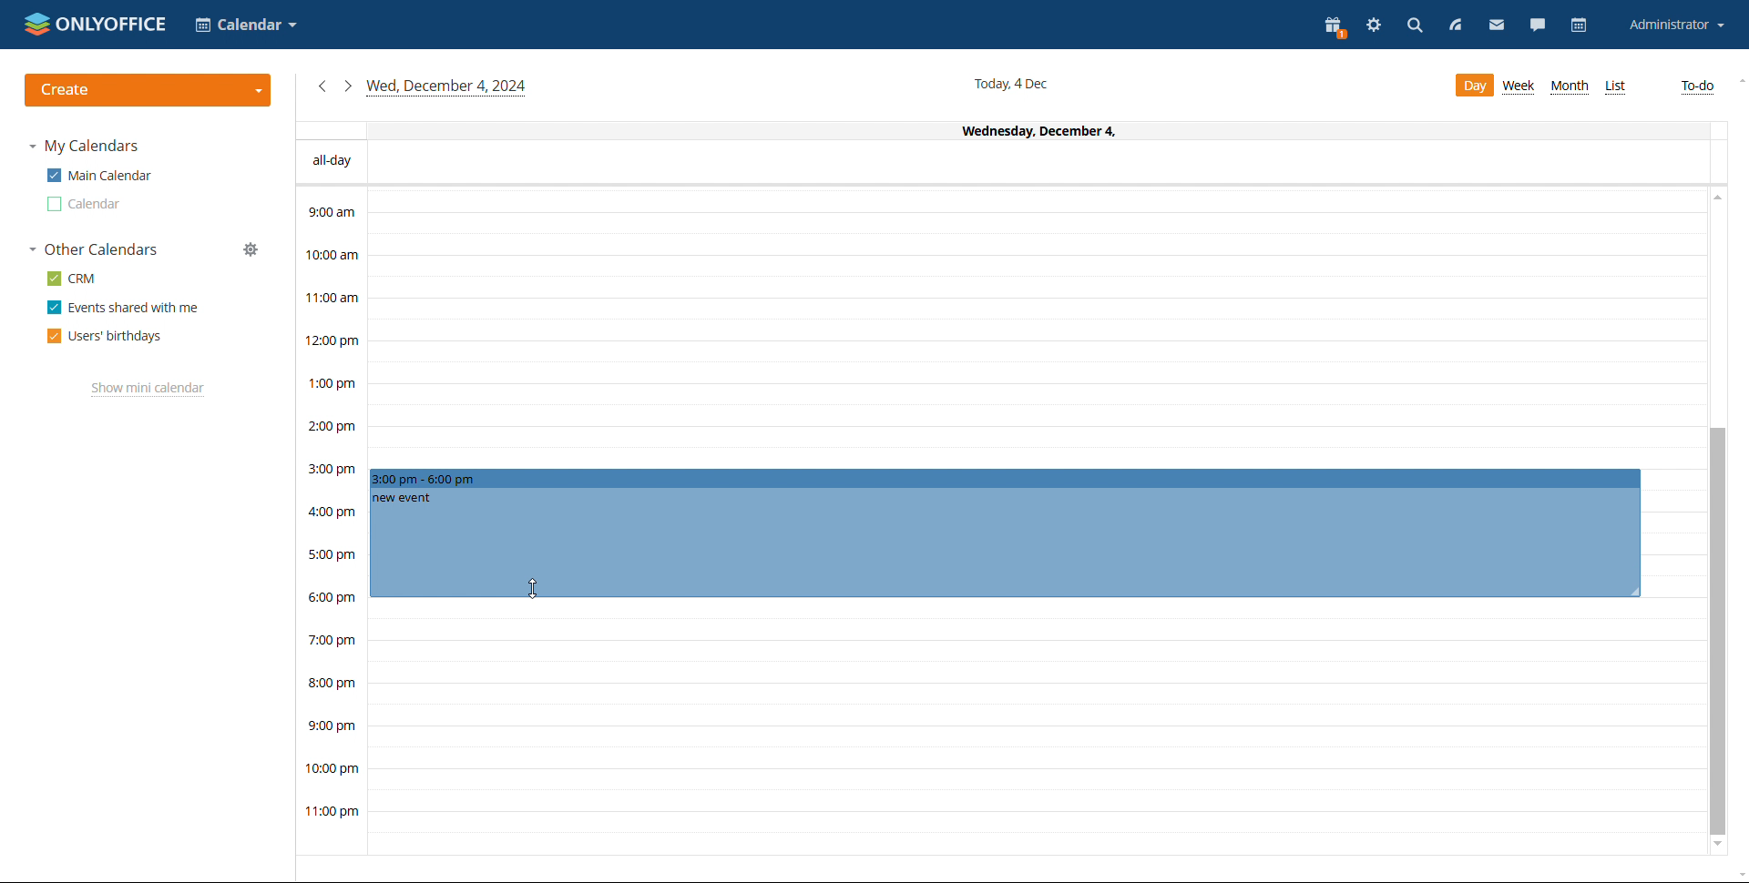 This screenshot has height=883, width=1749. Describe the element at coordinates (84, 146) in the screenshot. I see `my calendars` at that location.